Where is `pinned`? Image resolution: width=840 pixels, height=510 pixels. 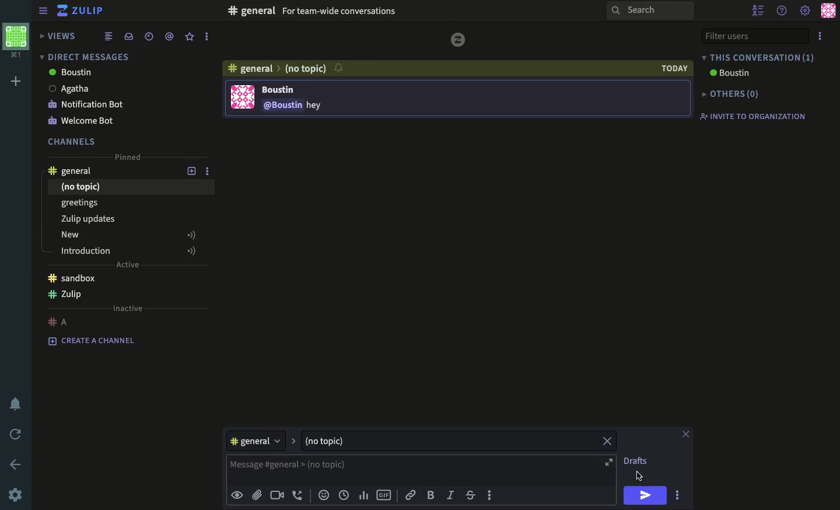
pinned is located at coordinates (125, 156).